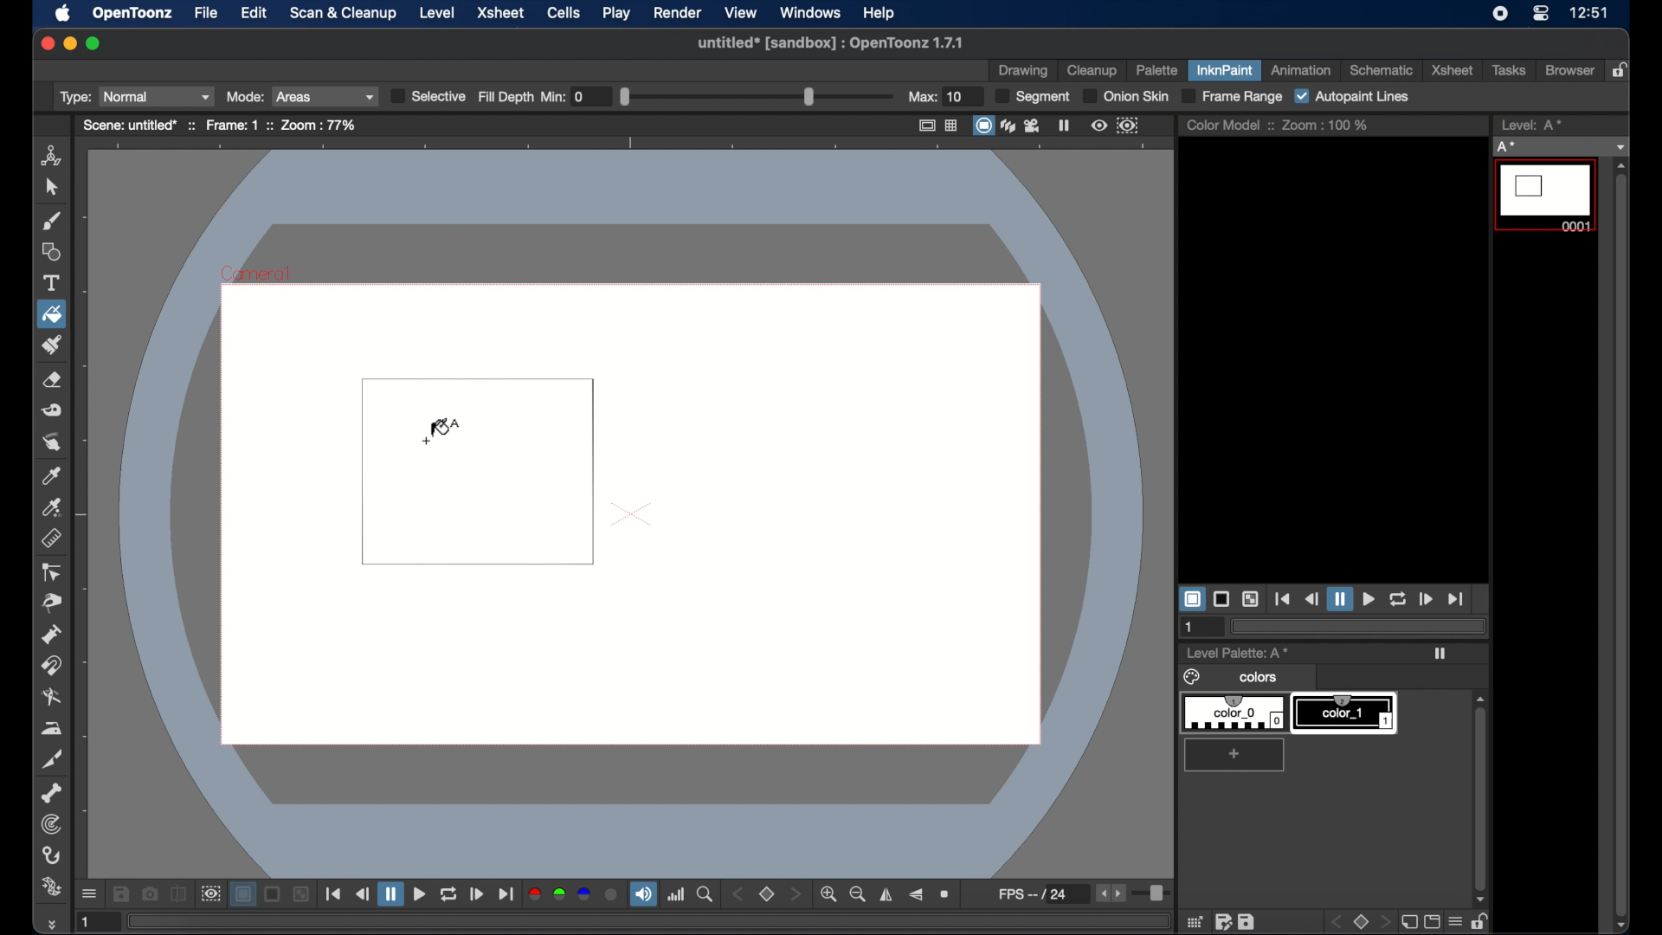 This screenshot has width=1662, height=935. I want to click on 1, so click(94, 921).